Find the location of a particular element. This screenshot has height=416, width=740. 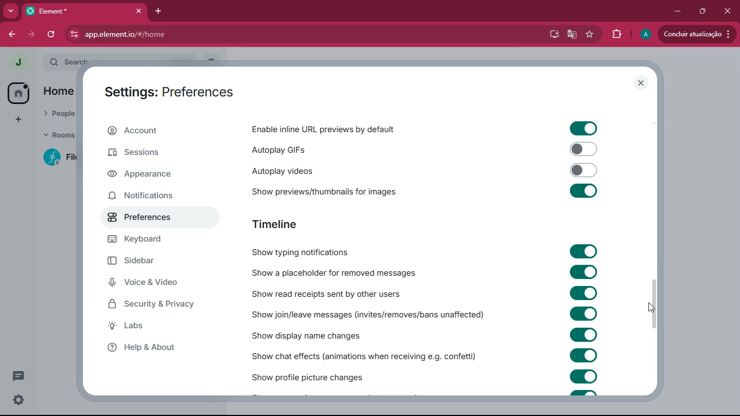

toggle on/off is located at coordinates (585, 272).